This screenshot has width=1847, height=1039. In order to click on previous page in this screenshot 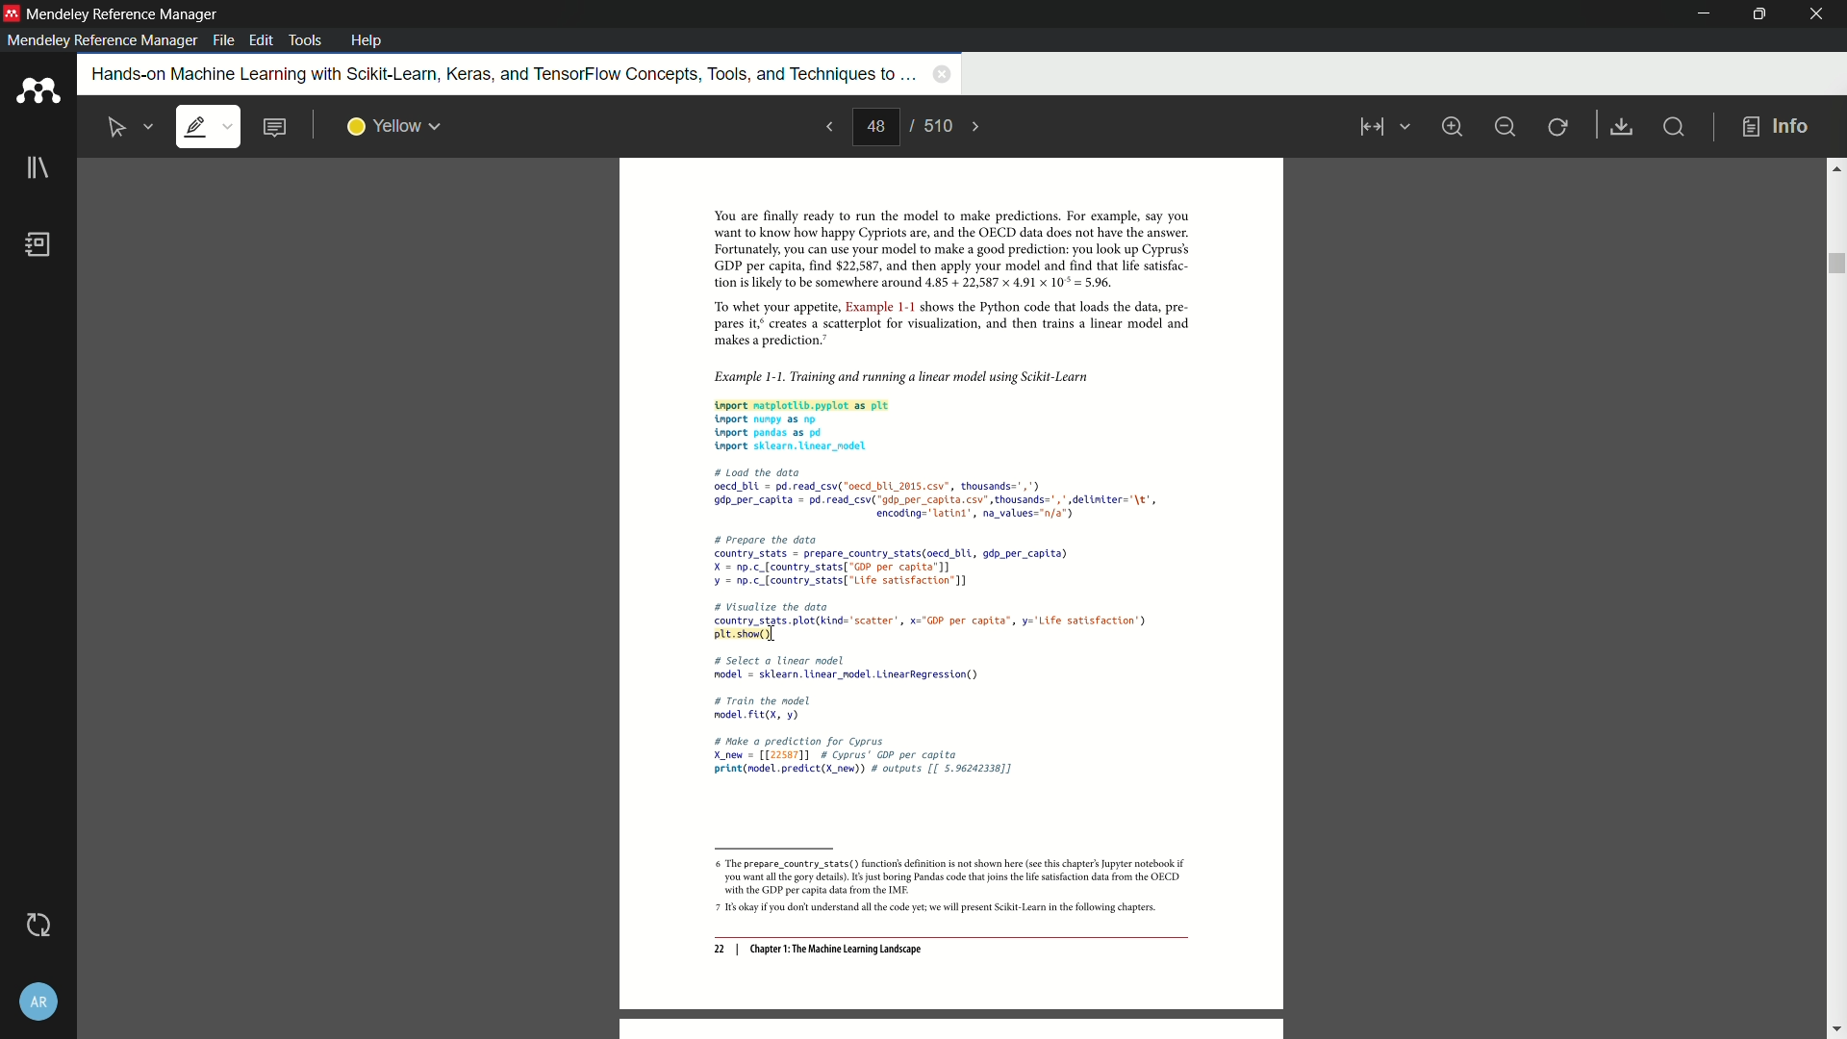, I will do `click(827, 126)`.